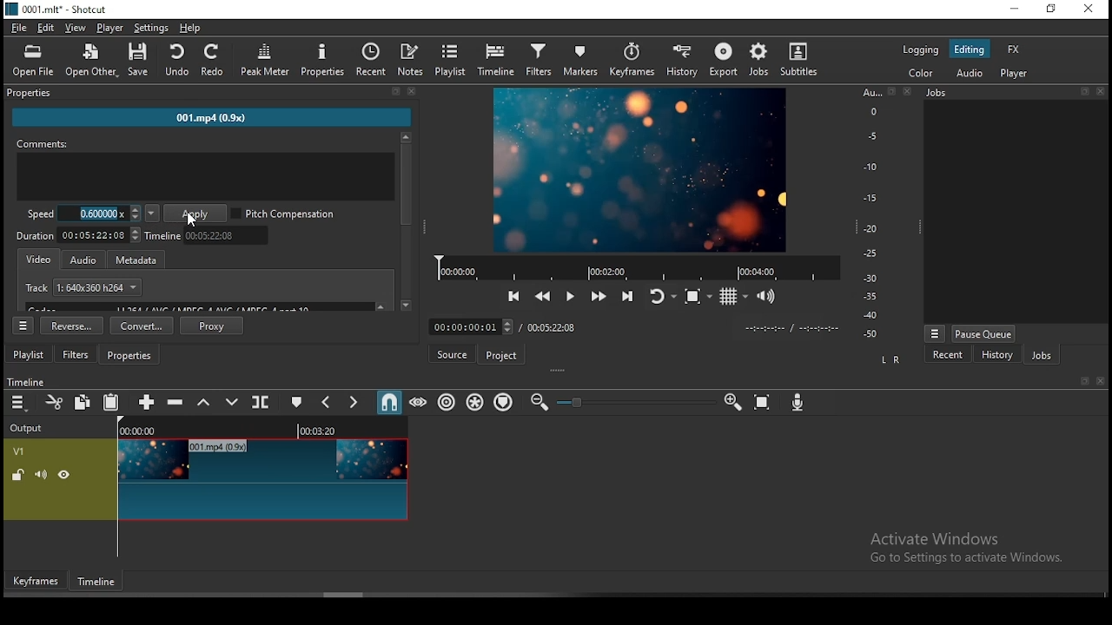 The width and height of the screenshot is (1112, 625). I want to click on video track, so click(262, 479).